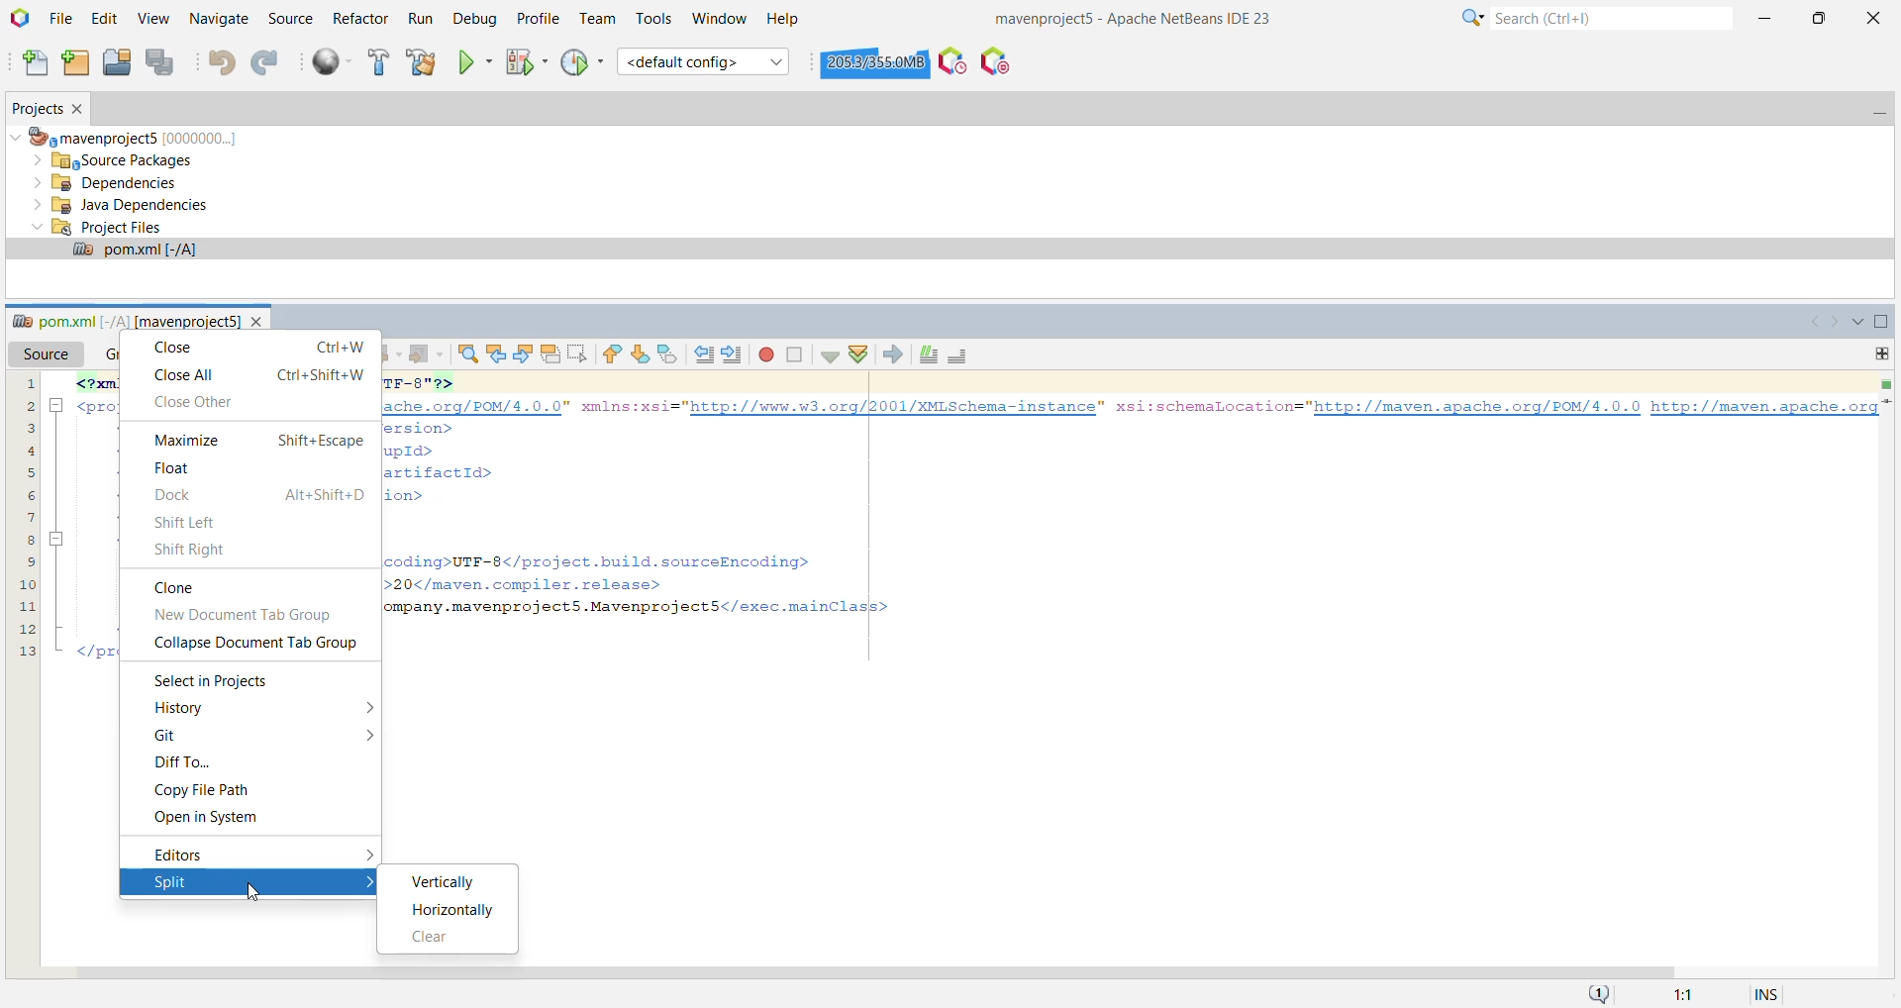 The height and width of the screenshot is (1008, 1901). I want to click on Open in System, so click(211, 816).